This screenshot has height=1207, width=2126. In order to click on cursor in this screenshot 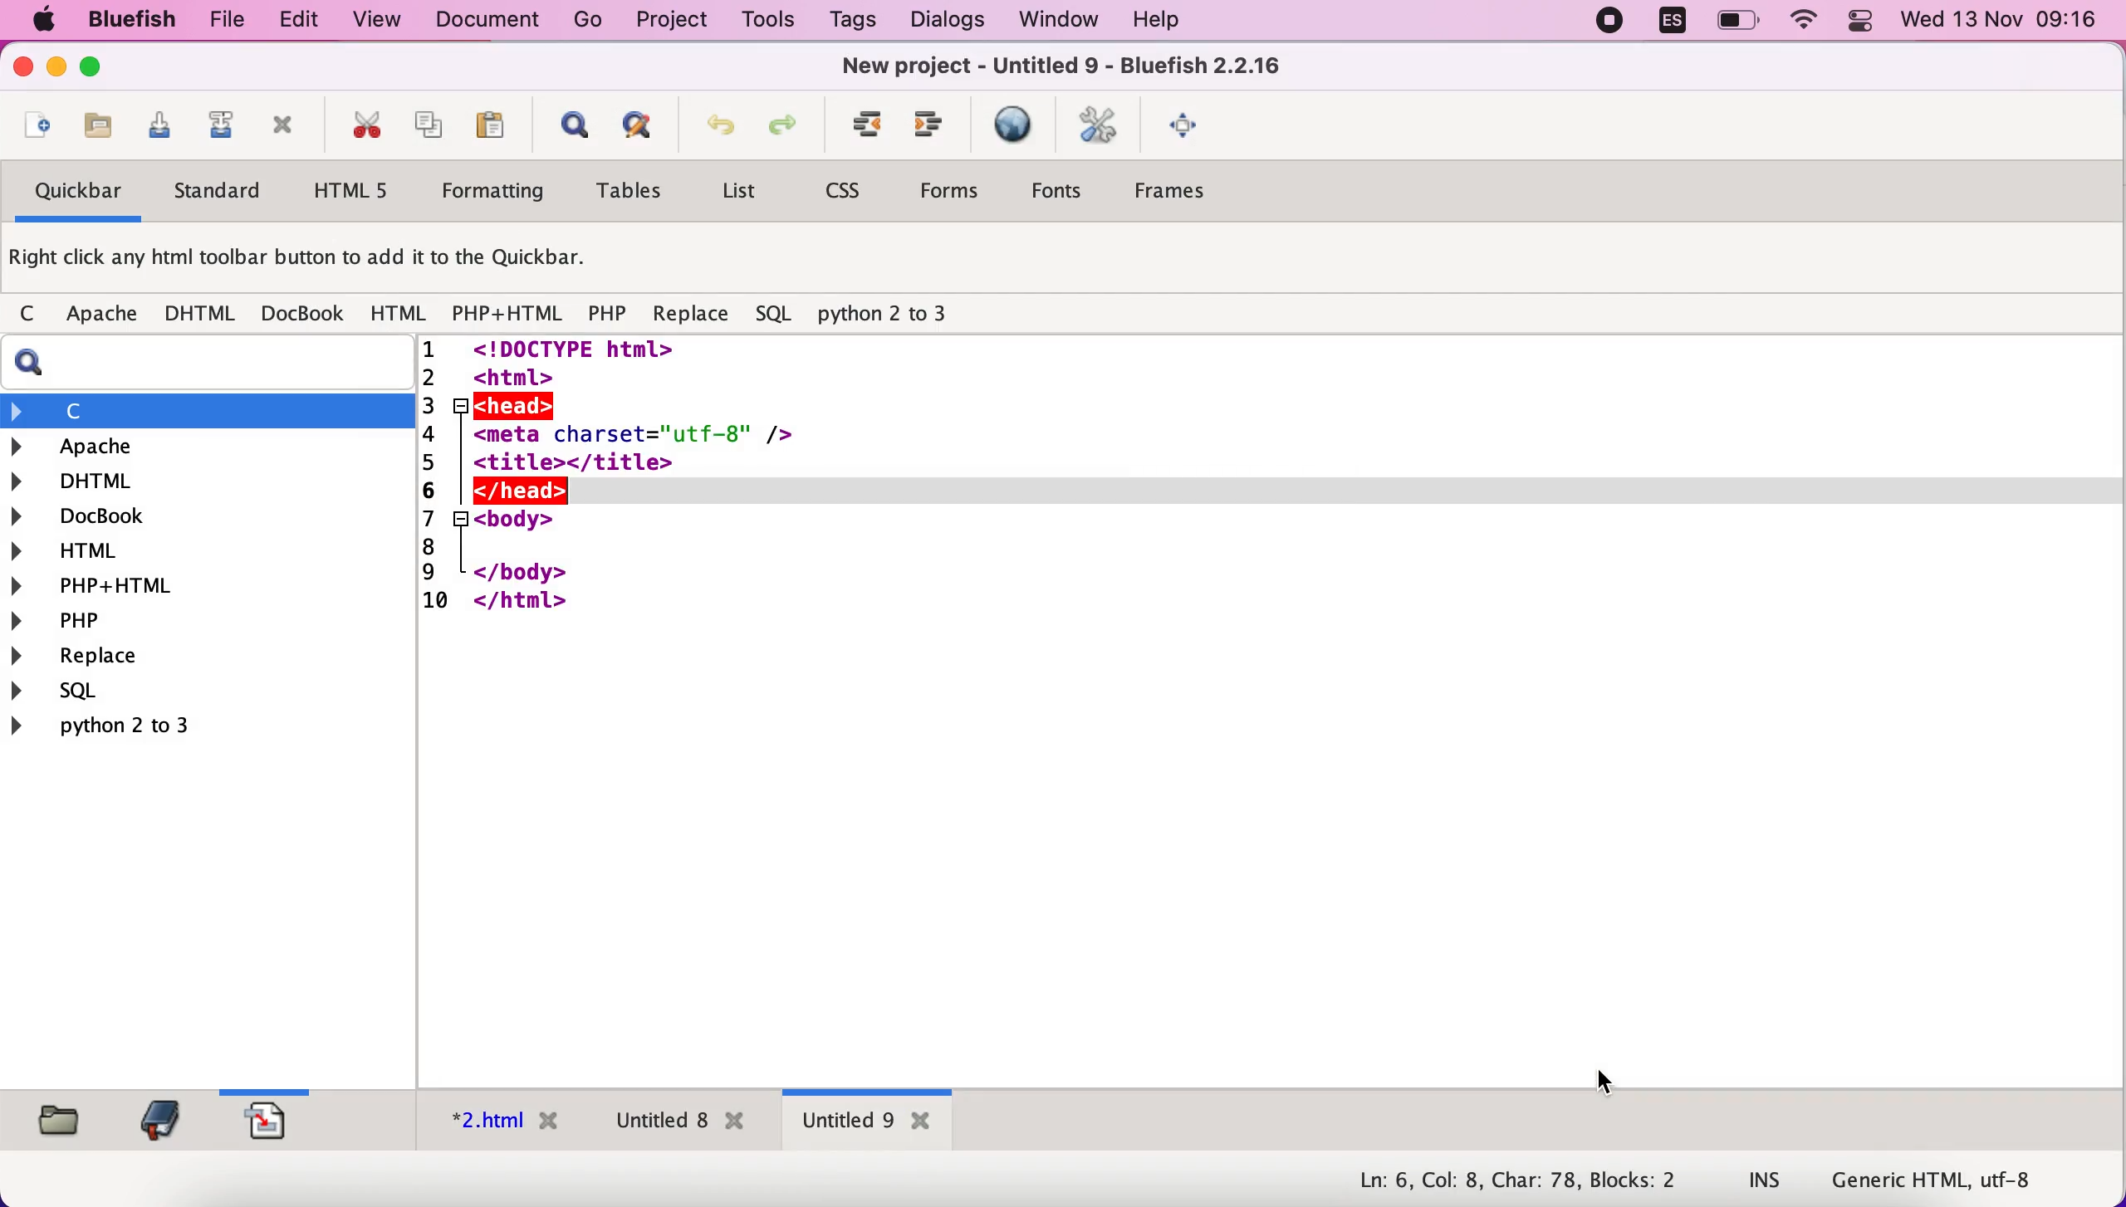, I will do `click(1603, 1086)`.